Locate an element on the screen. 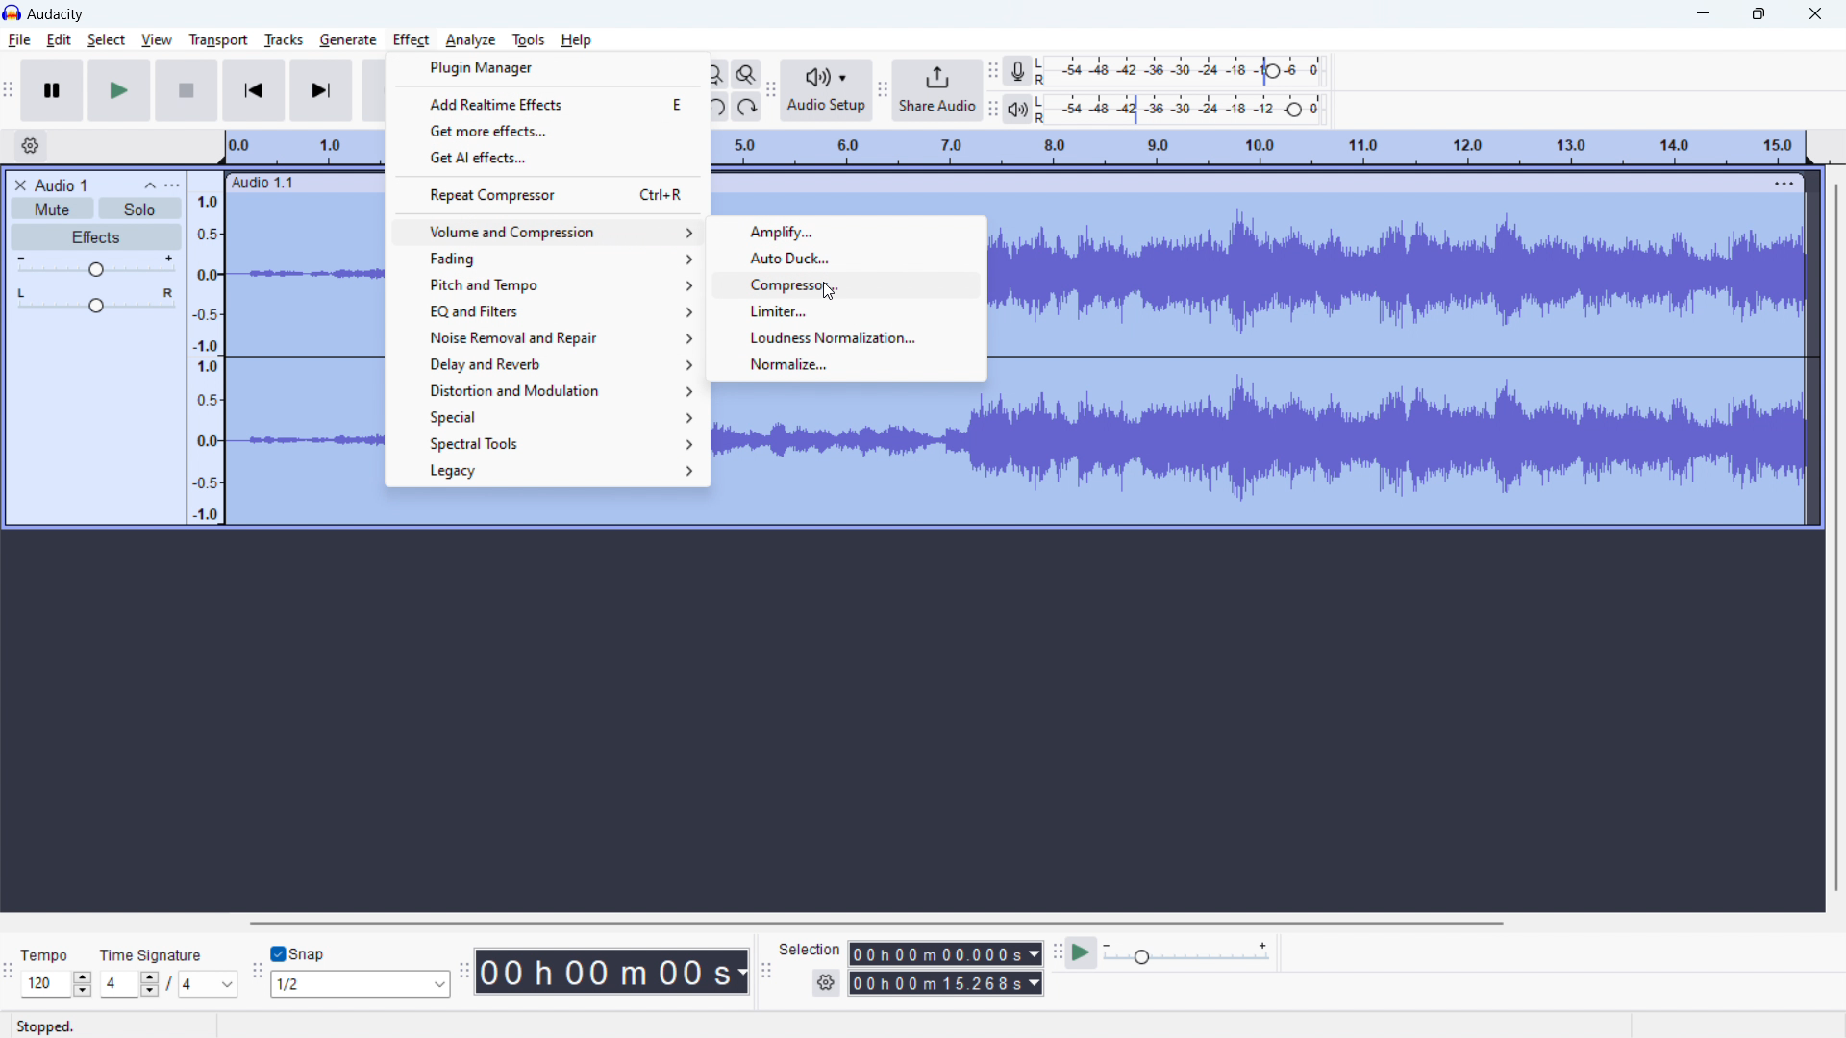 This screenshot has height=1038, width=1846. audio setup is located at coordinates (826, 89).